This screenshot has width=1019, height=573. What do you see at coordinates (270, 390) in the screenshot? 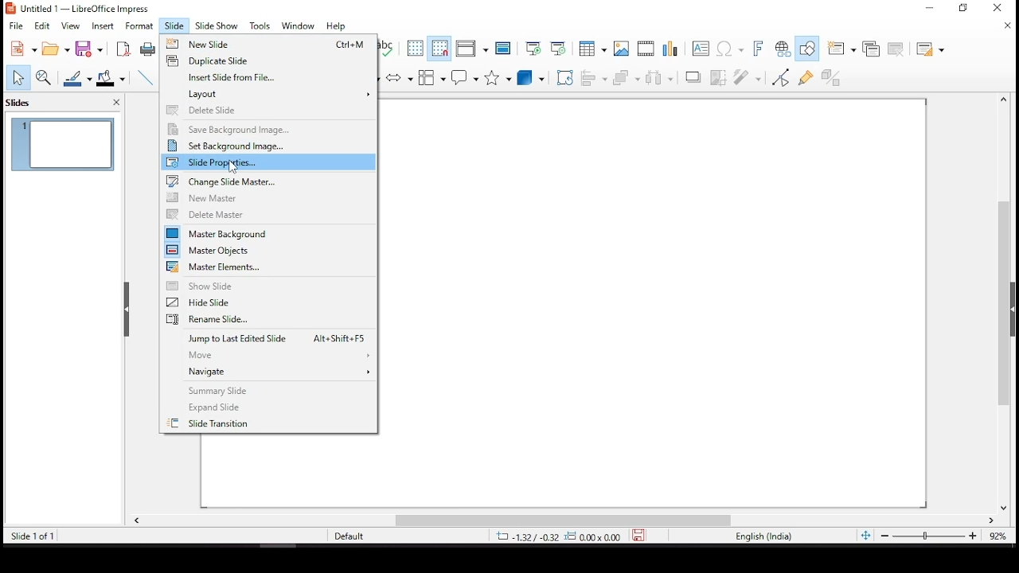
I see `summary slide` at bounding box center [270, 390].